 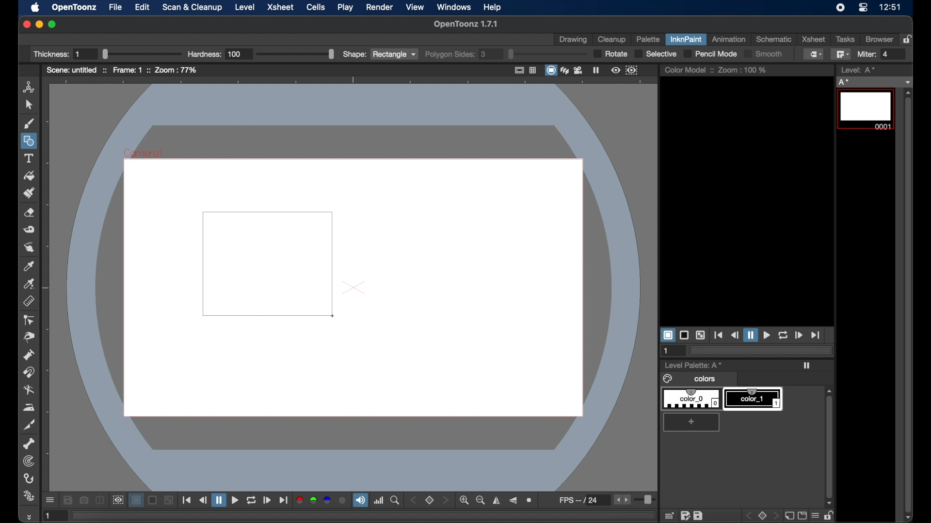 I want to click on zoom : 77%, so click(x=177, y=70).